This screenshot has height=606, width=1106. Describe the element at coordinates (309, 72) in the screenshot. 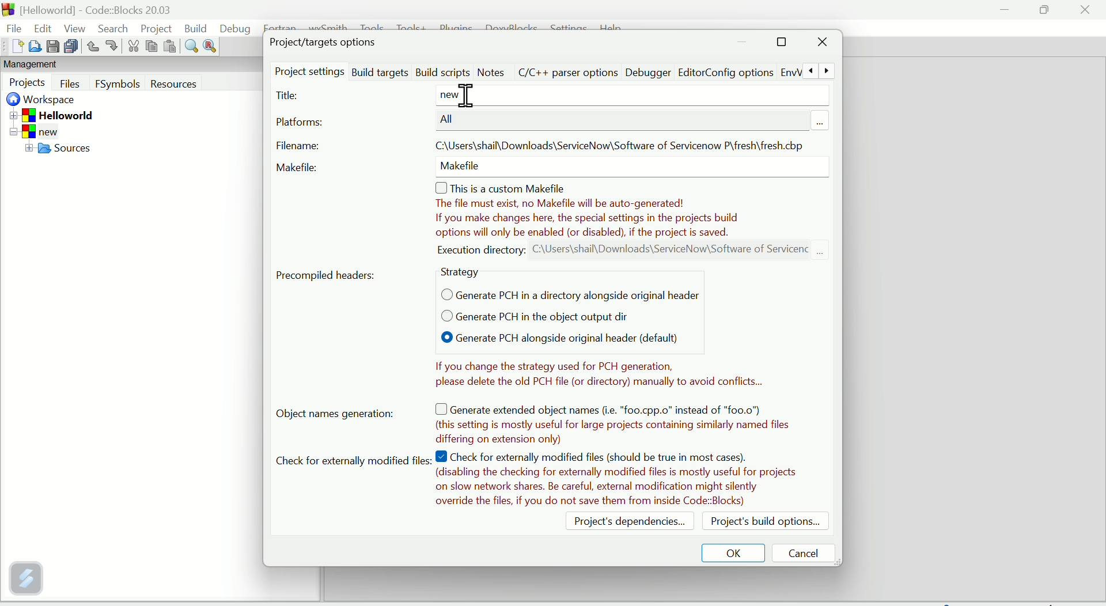

I see `Project setting` at that location.